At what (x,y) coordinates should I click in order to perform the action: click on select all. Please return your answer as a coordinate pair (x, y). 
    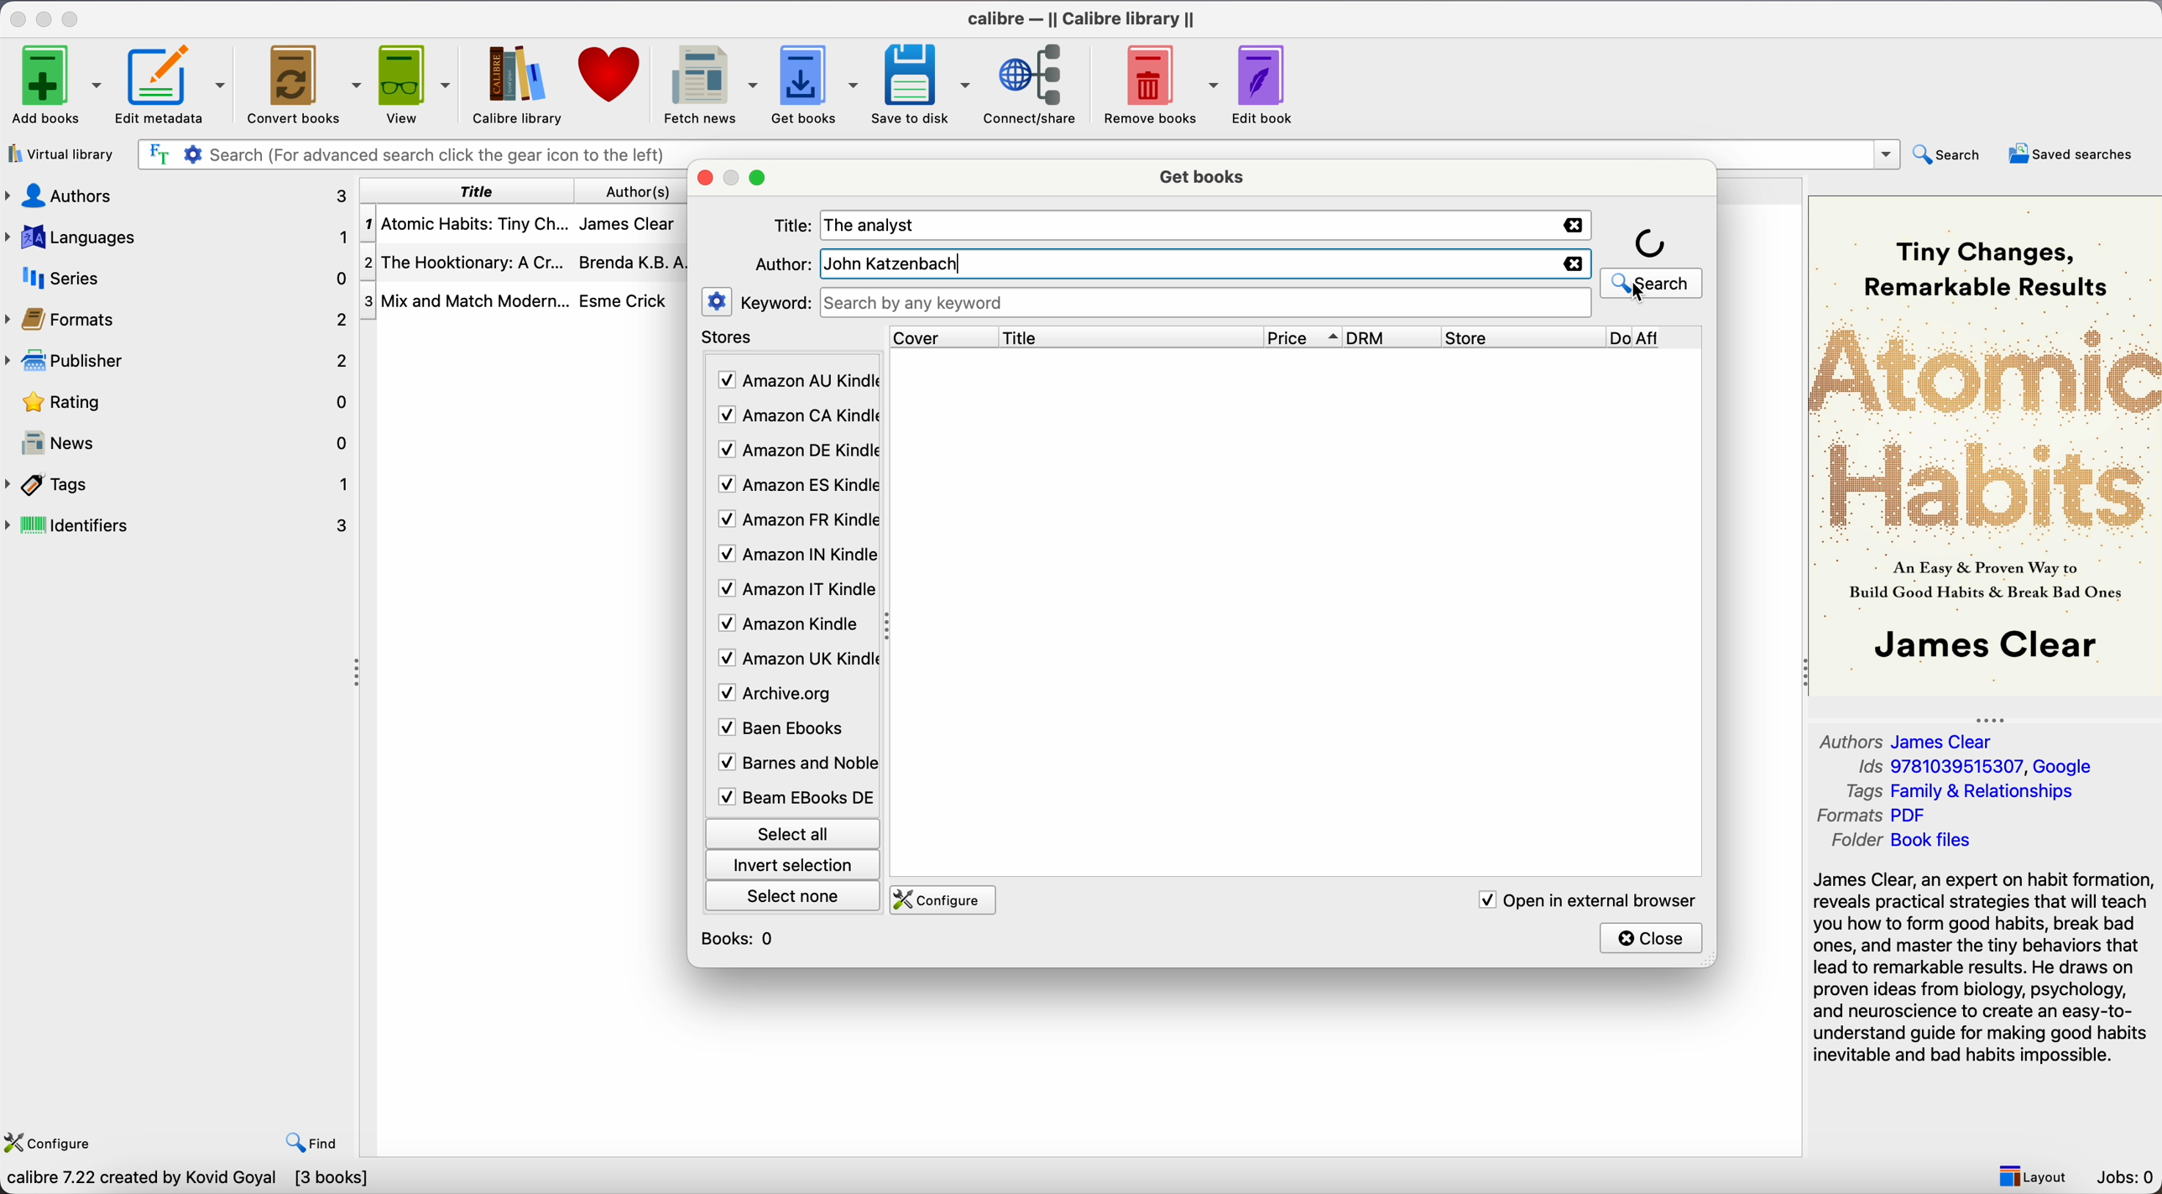
    Looking at the image, I should click on (791, 831).